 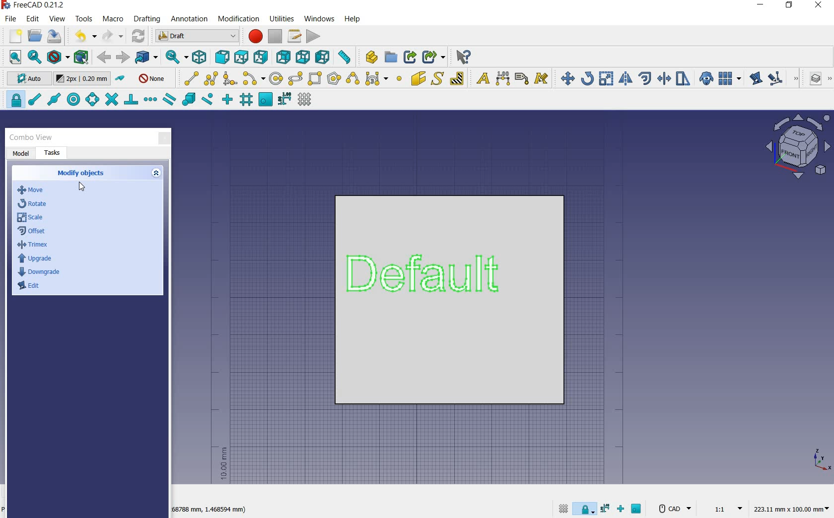 I want to click on none, so click(x=153, y=78).